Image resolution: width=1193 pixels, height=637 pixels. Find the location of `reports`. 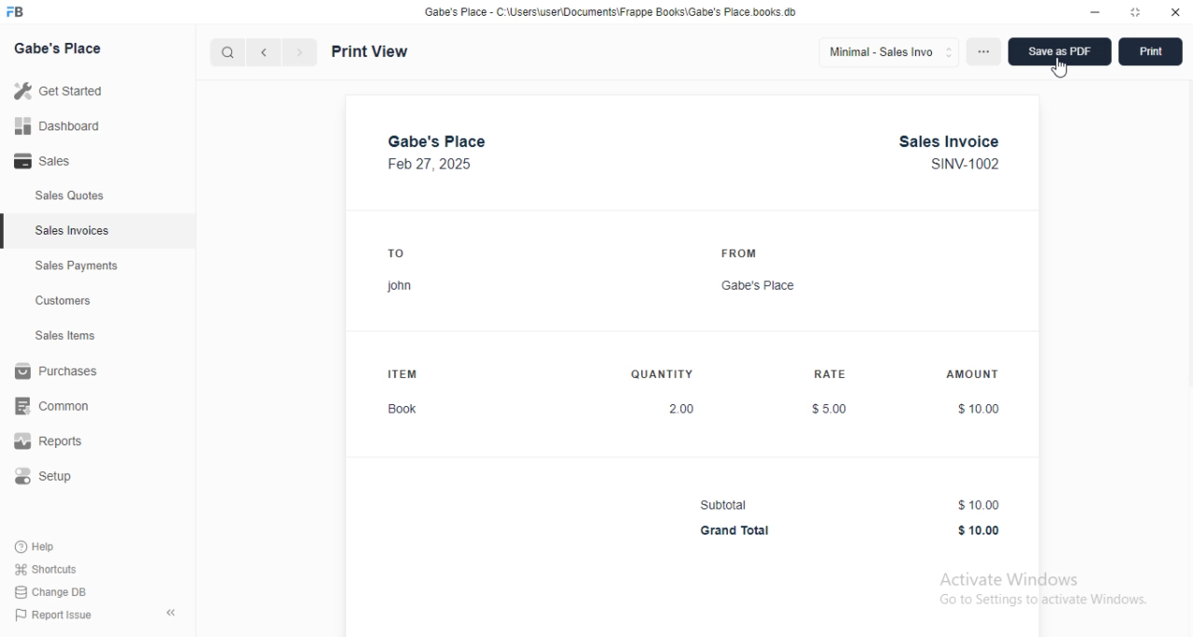

reports is located at coordinates (48, 441).